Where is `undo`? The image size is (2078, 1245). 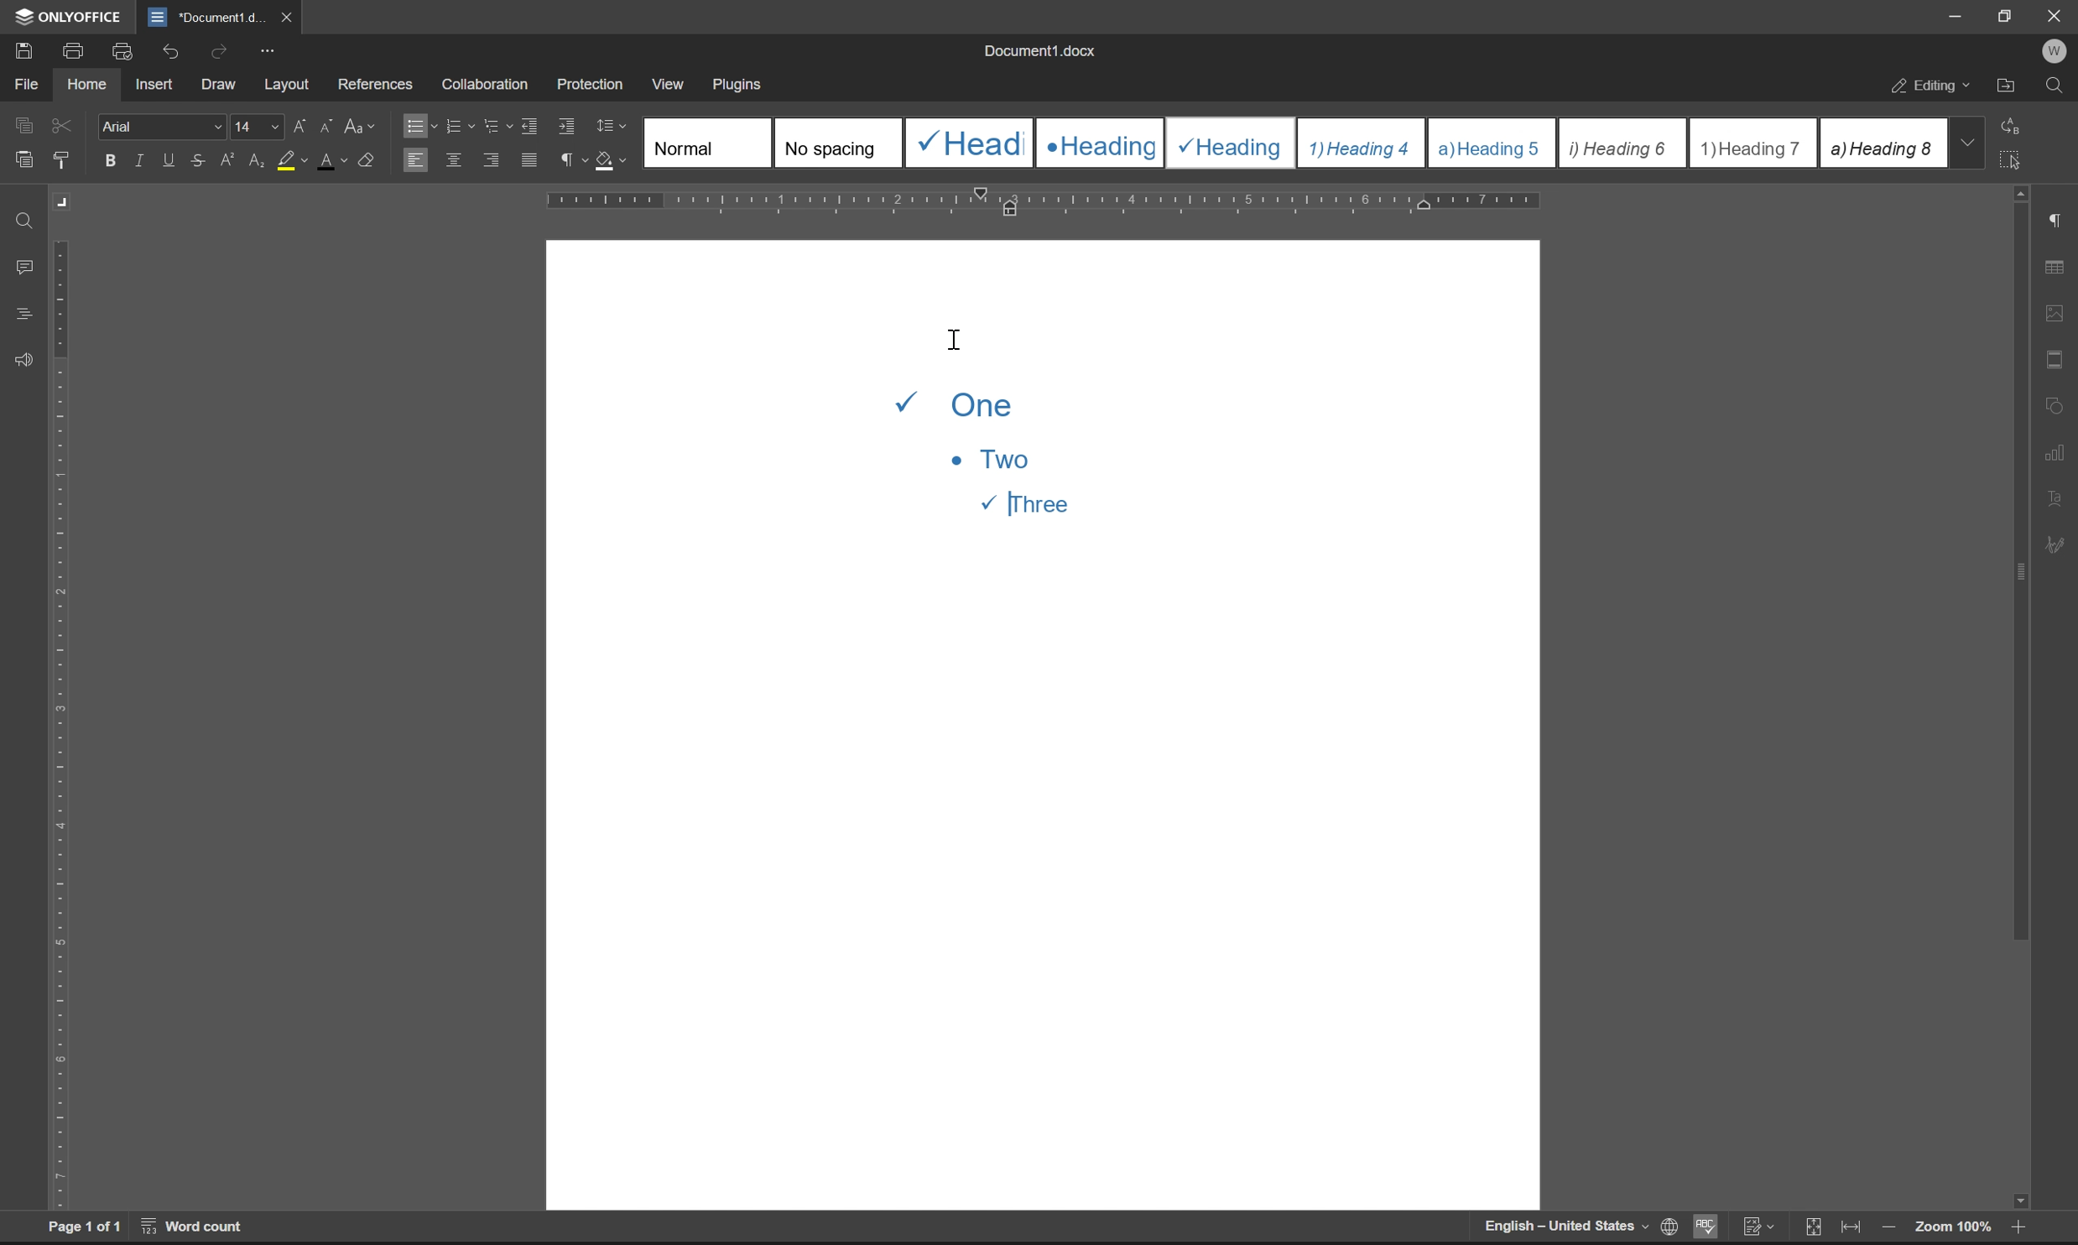
undo is located at coordinates (168, 54).